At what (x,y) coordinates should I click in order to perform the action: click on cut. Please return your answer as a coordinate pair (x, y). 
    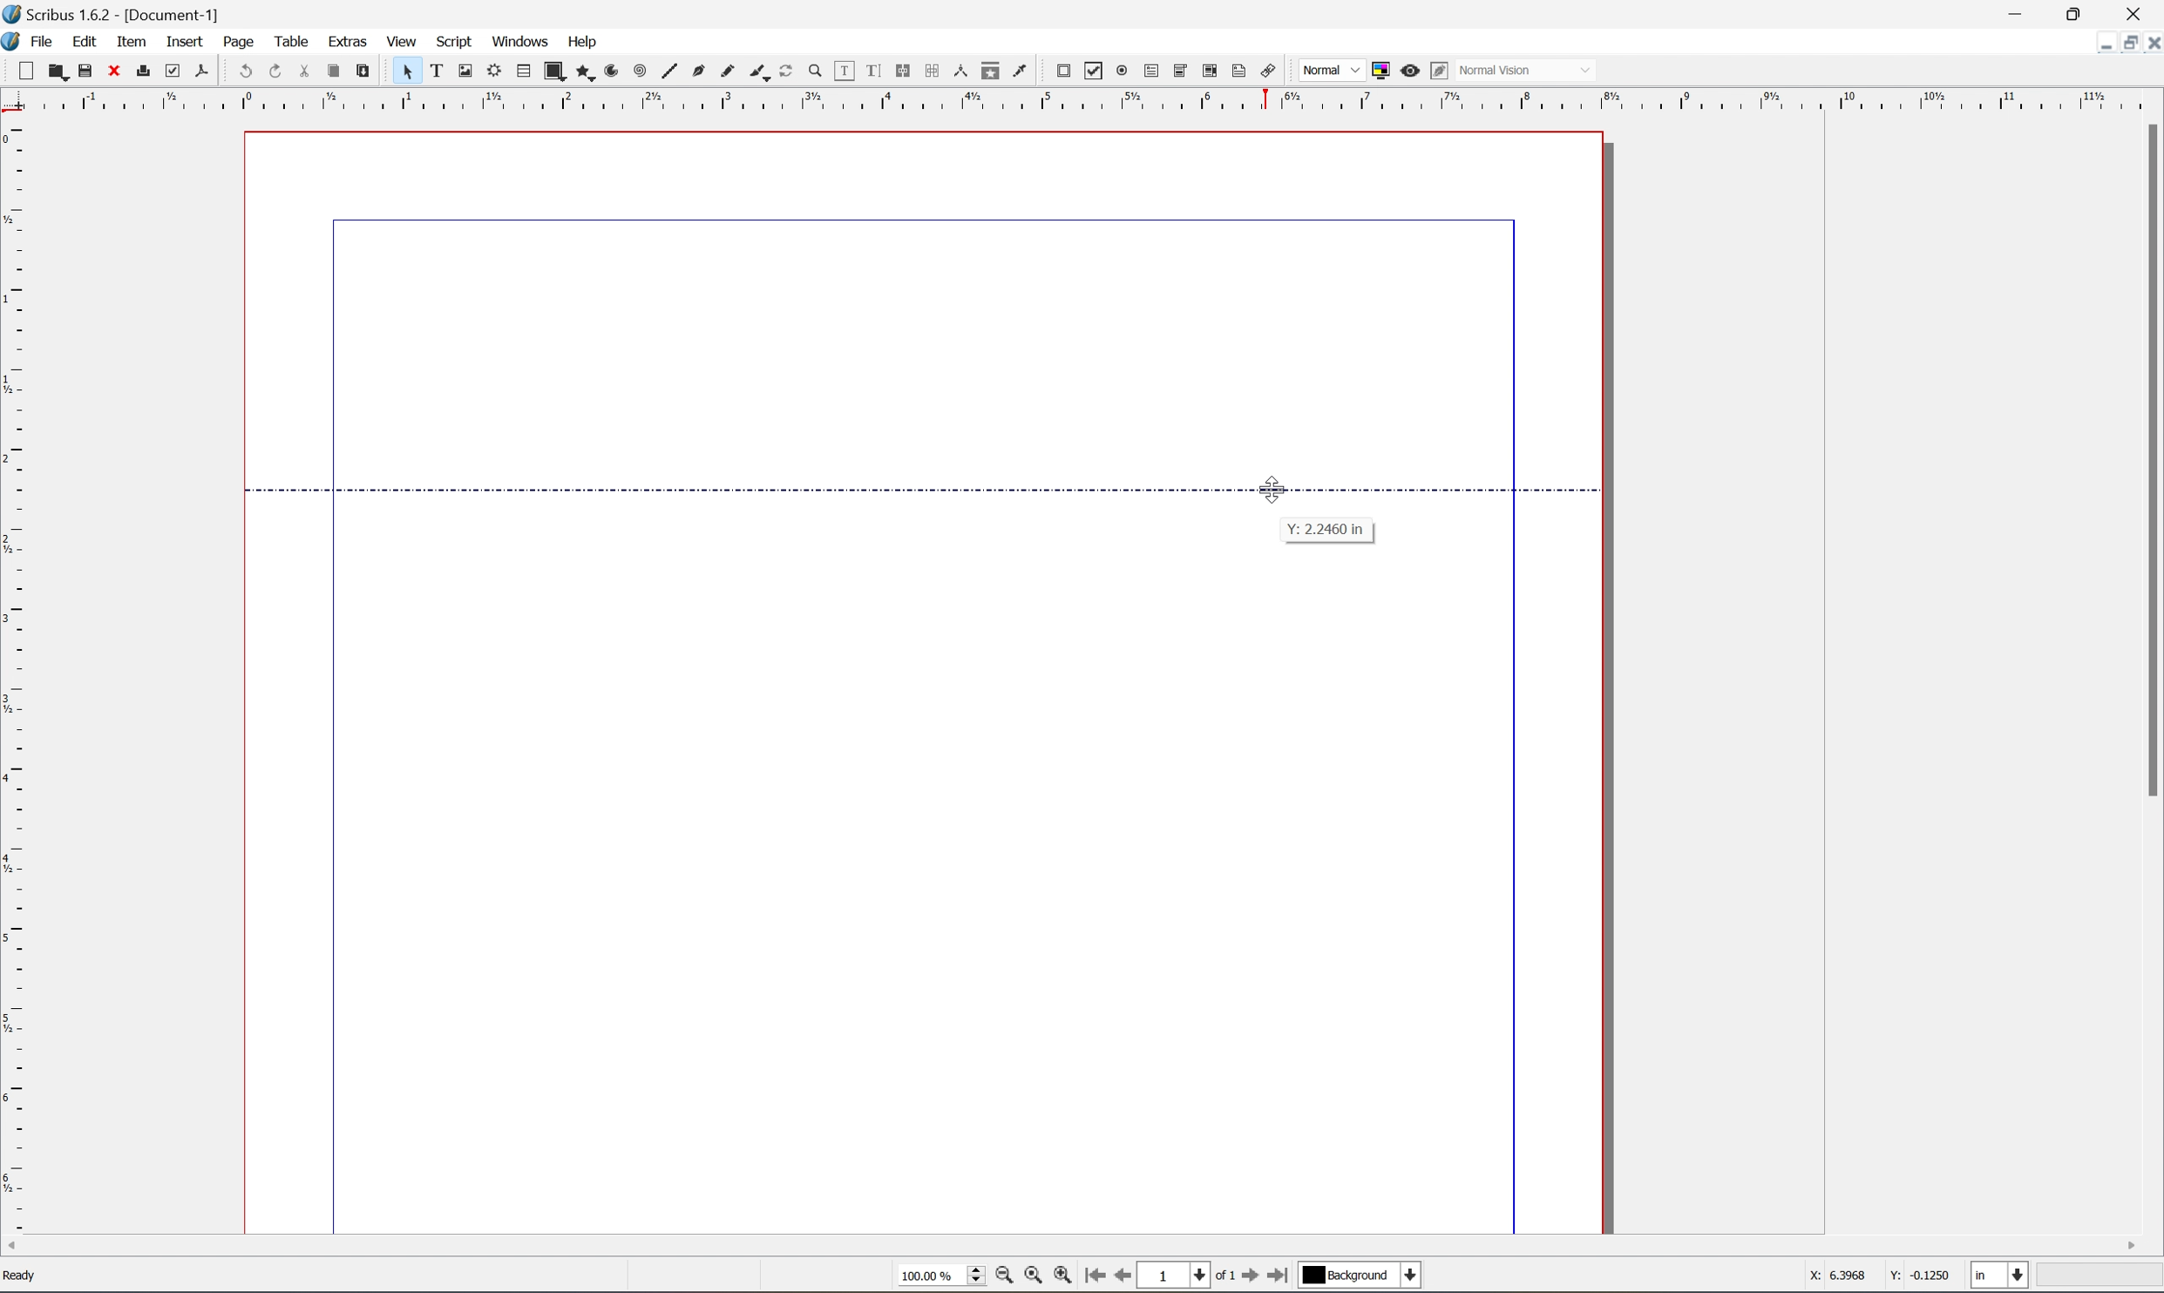
    Looking at the image, I should click on (312, 67).